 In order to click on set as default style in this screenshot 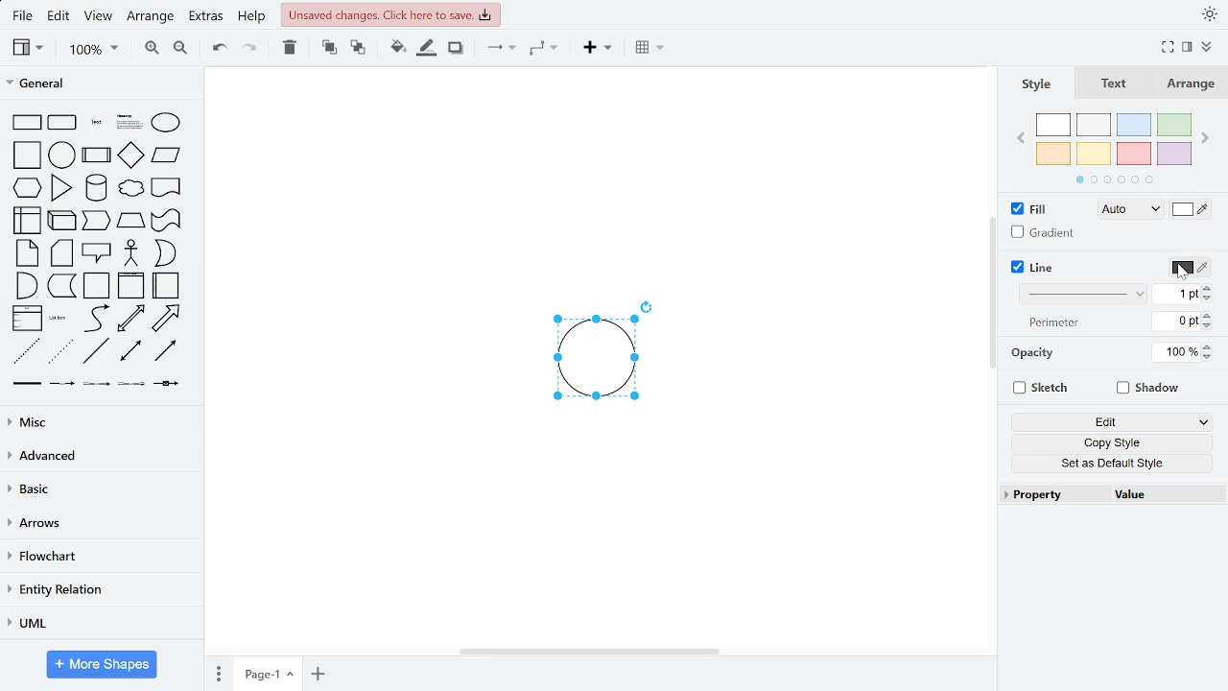, I will do `click(1111, 465)`.